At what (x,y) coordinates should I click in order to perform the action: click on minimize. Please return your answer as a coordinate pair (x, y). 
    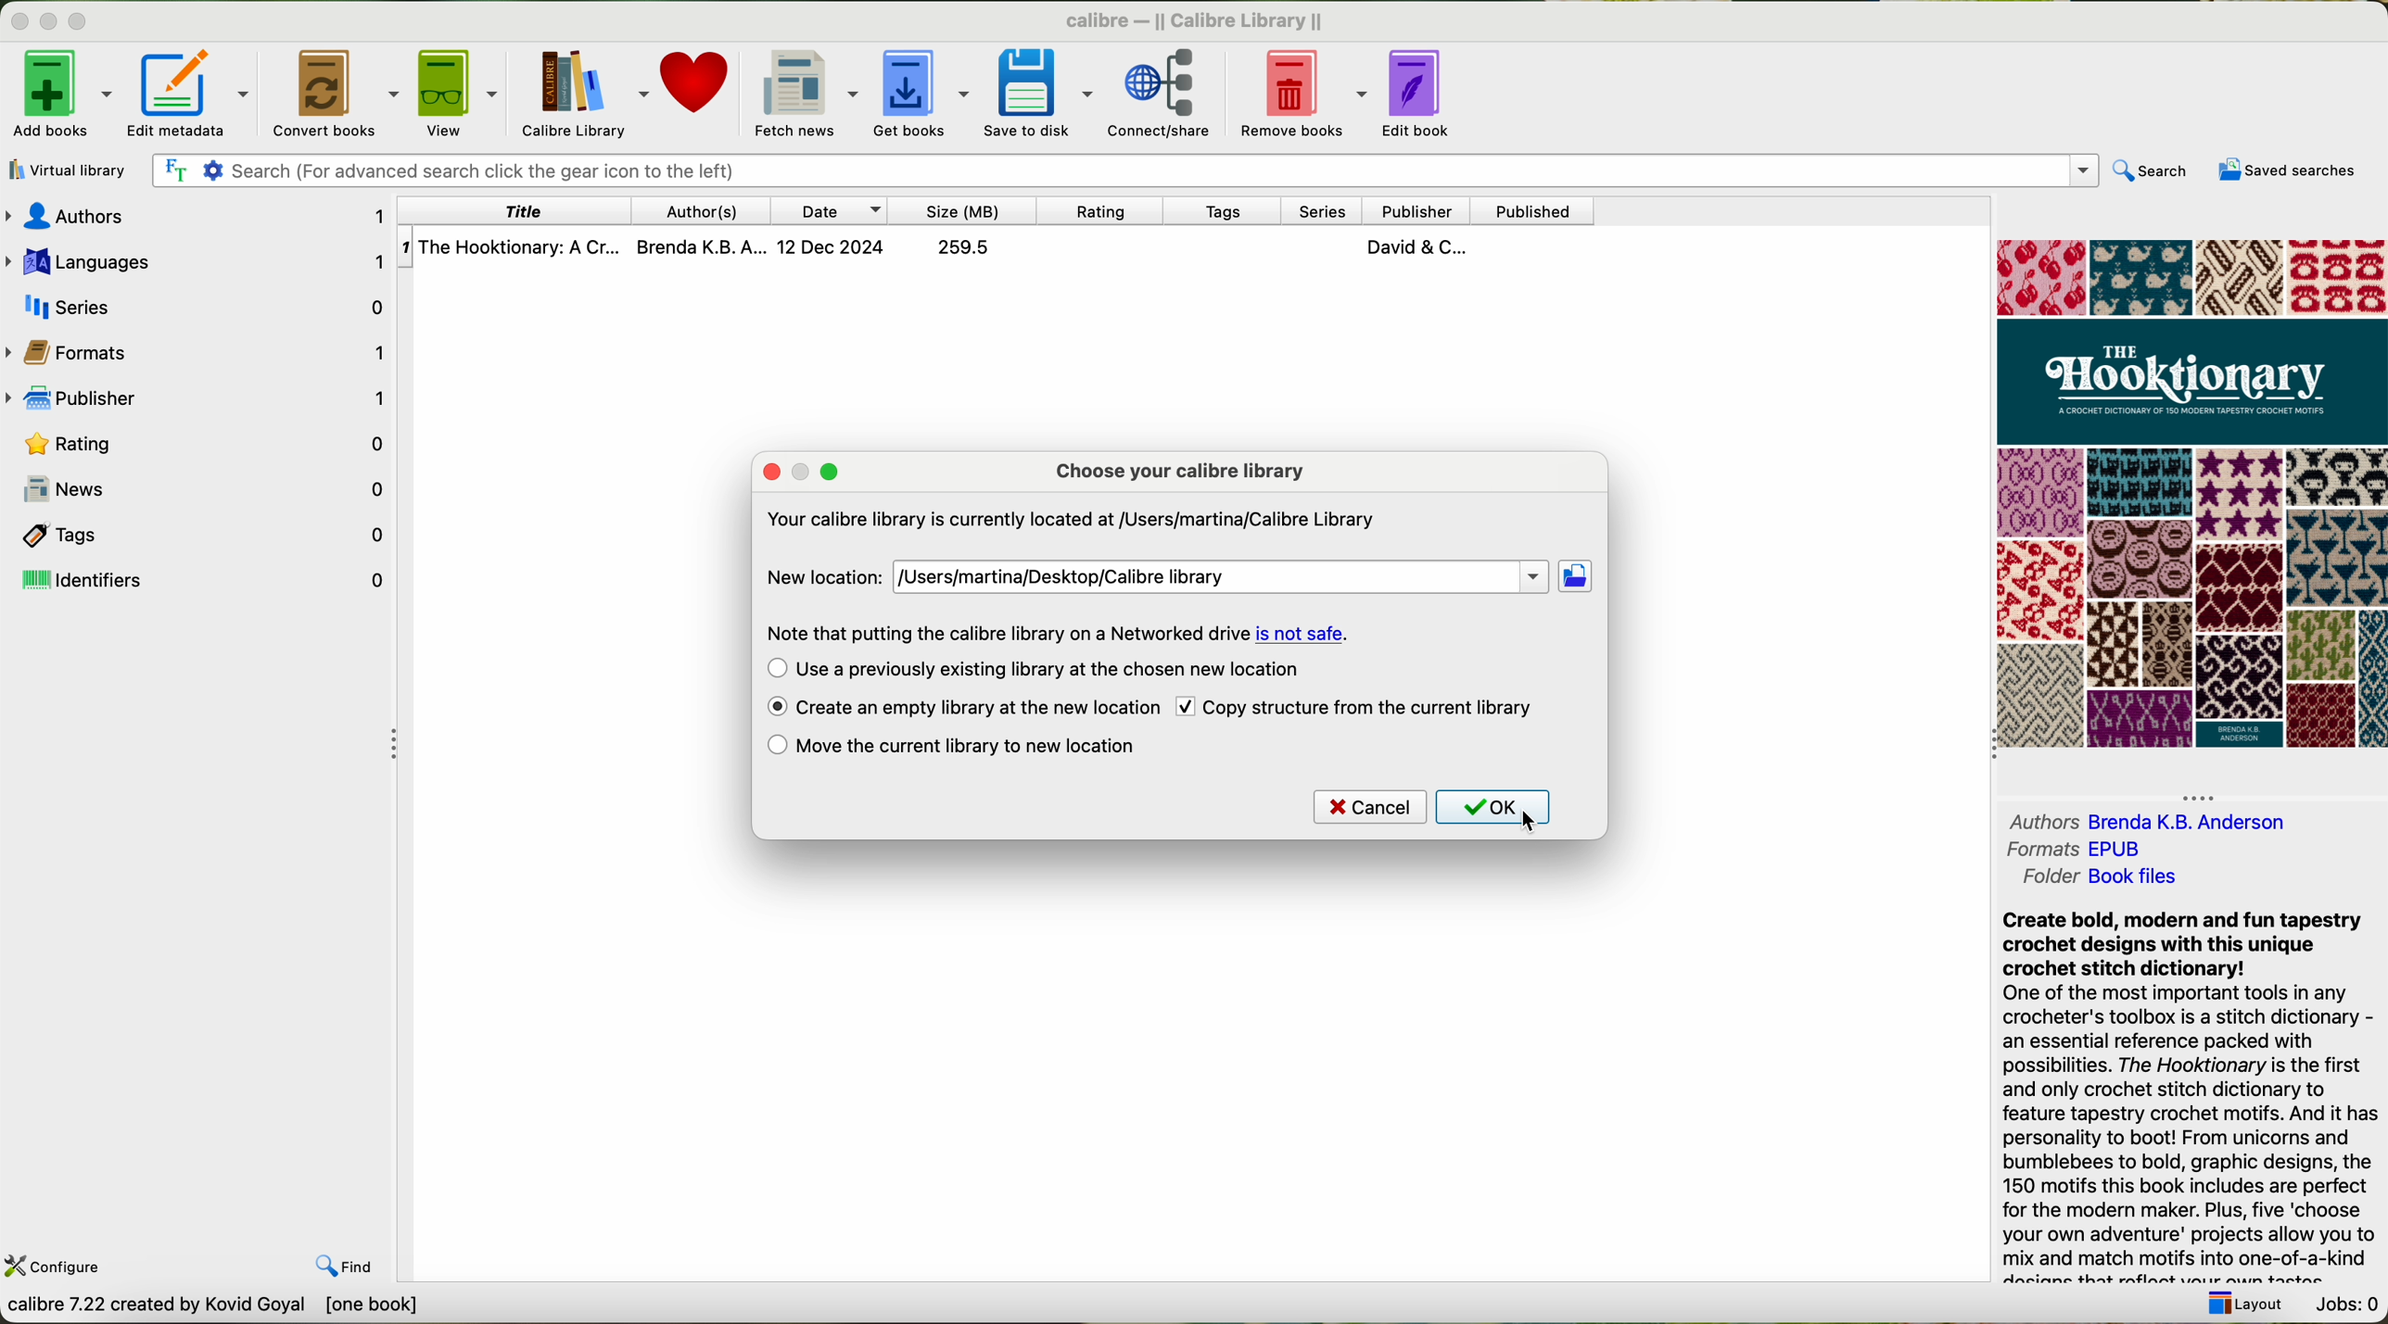
    Looking at the image, I should click on (49, 20).